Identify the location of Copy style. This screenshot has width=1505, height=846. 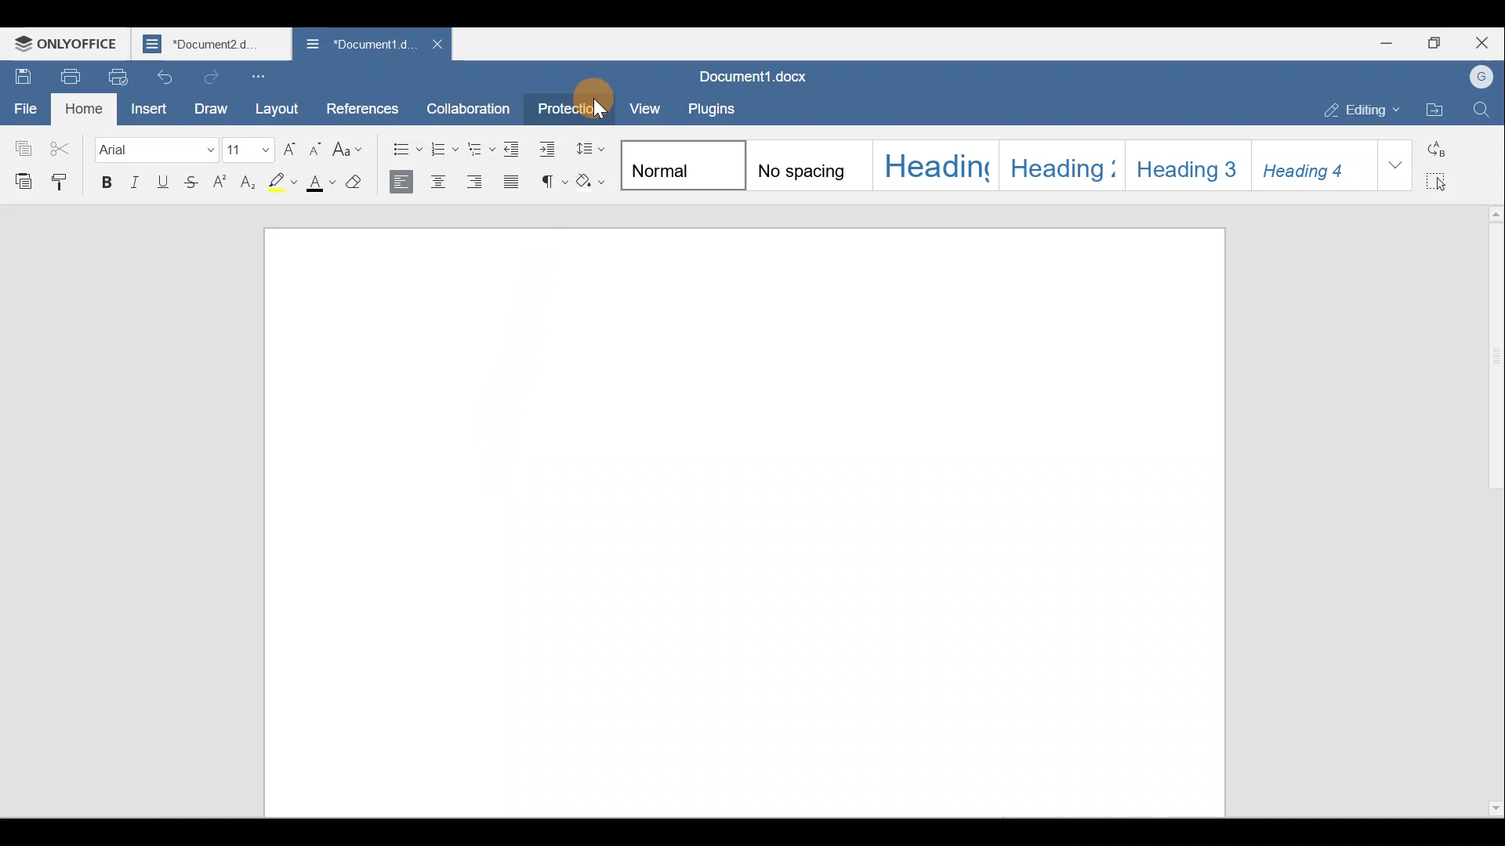
(56, 179).